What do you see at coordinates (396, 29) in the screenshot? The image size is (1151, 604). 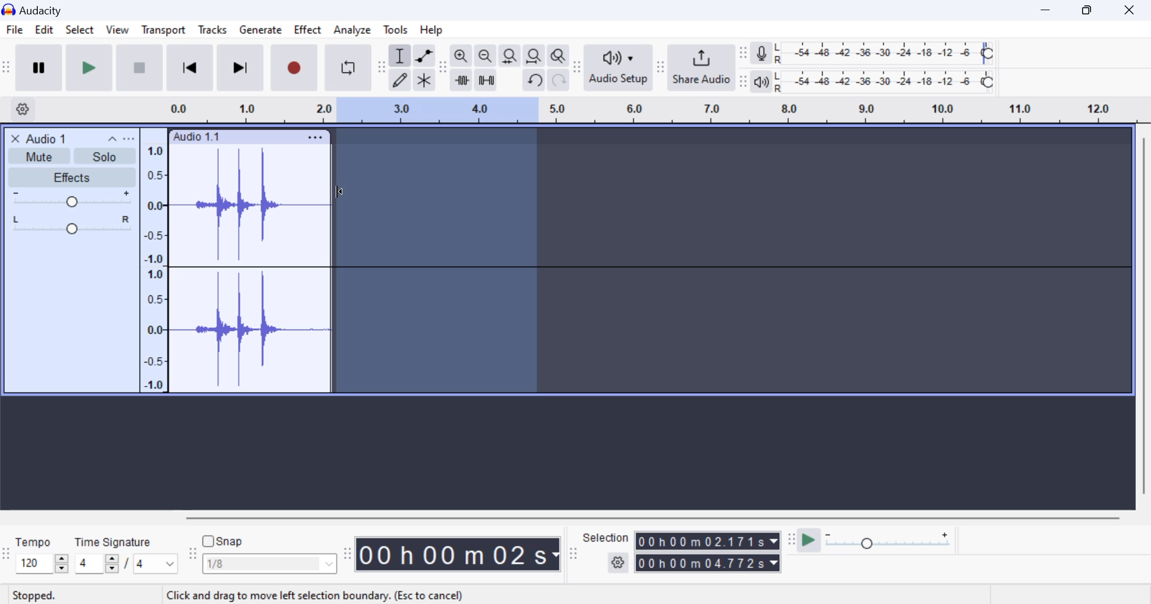 I see `Tools` at bounding box center [396, 29].